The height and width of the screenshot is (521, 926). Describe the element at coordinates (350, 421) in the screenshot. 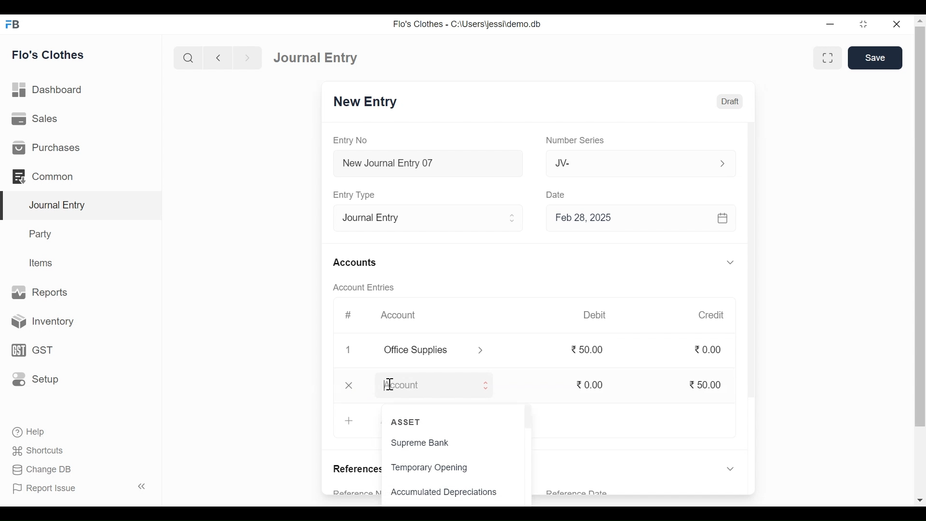

I see `+ Add Row` at that location.